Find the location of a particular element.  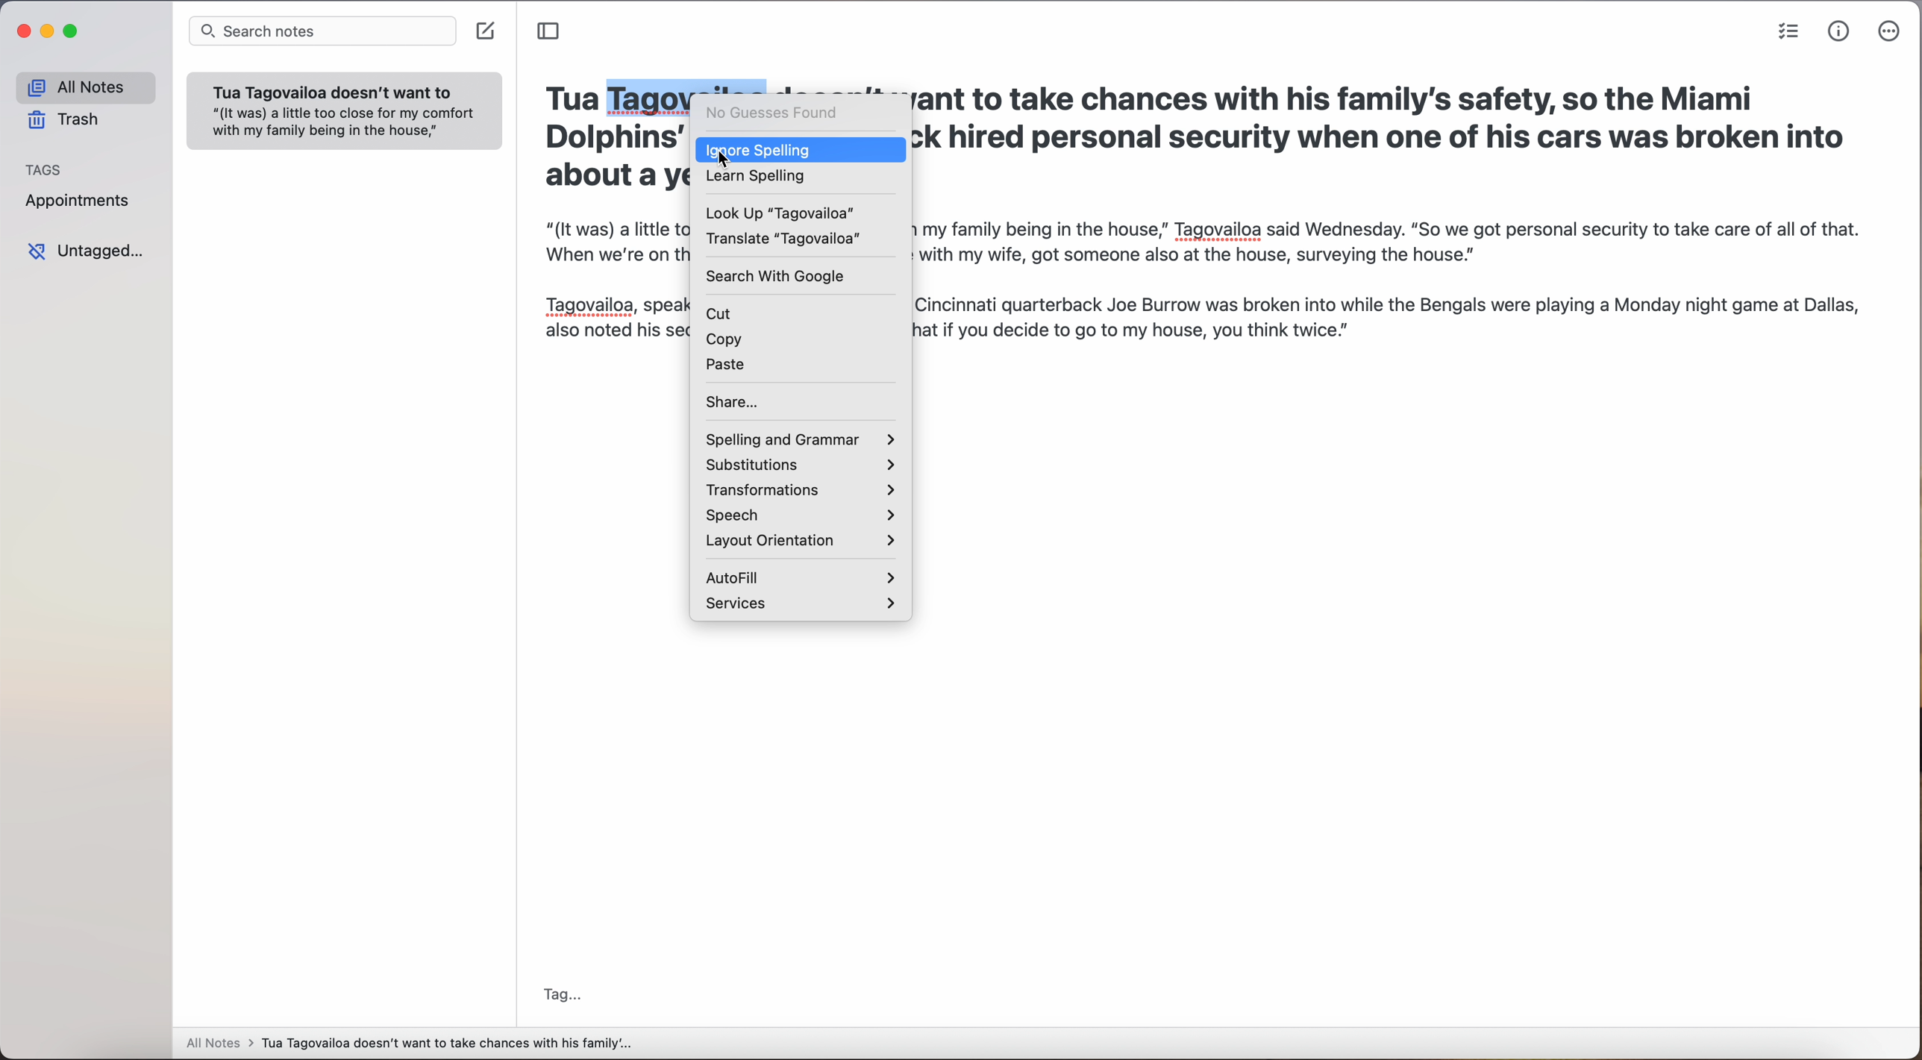

Tua Tagovailoa doesn’t want to
“(It was) a little too close for my comfort
with my family being in the house,” is located at coordinates (344, 118).